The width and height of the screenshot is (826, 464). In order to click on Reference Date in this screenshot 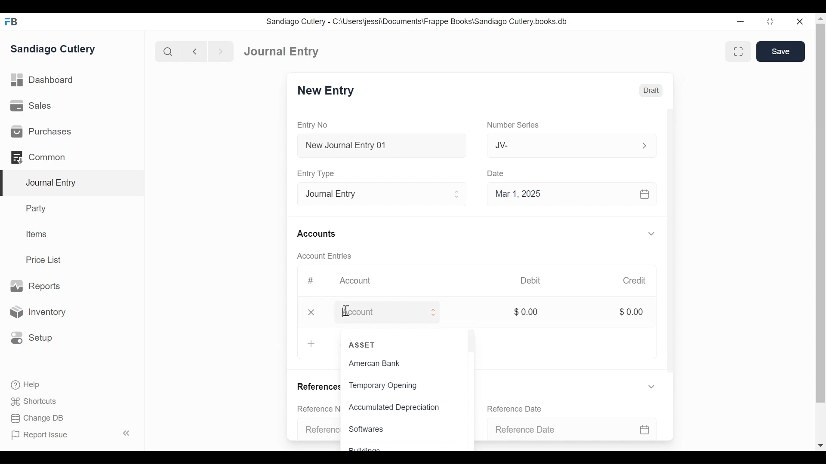, I will do `click(521, 408)`.